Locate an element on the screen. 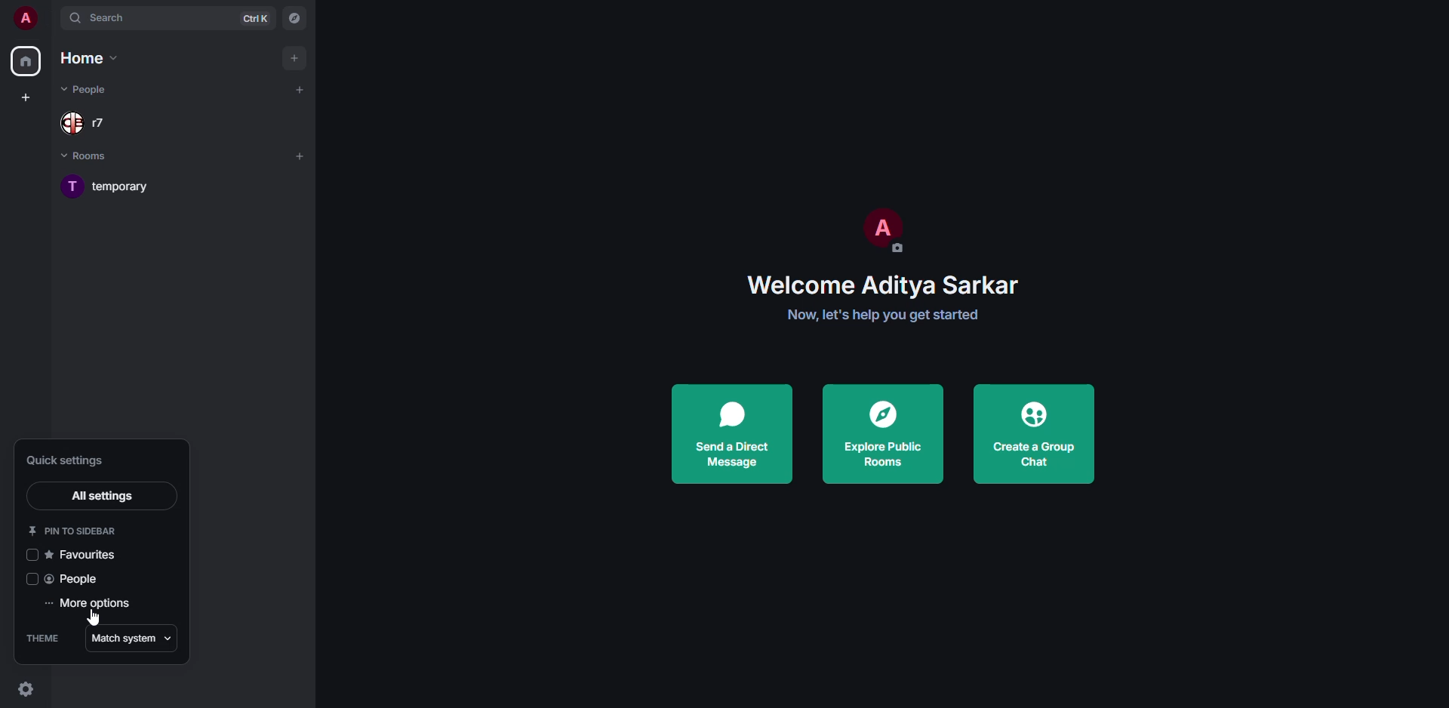  theme is located at coordinates (43, 639).